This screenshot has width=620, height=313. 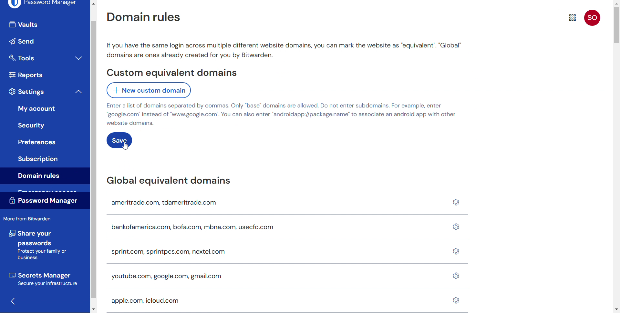 What do you see at coordinates (573, 17) in the screenshot?
I see `Menu ` at bounding box center [573, 17].